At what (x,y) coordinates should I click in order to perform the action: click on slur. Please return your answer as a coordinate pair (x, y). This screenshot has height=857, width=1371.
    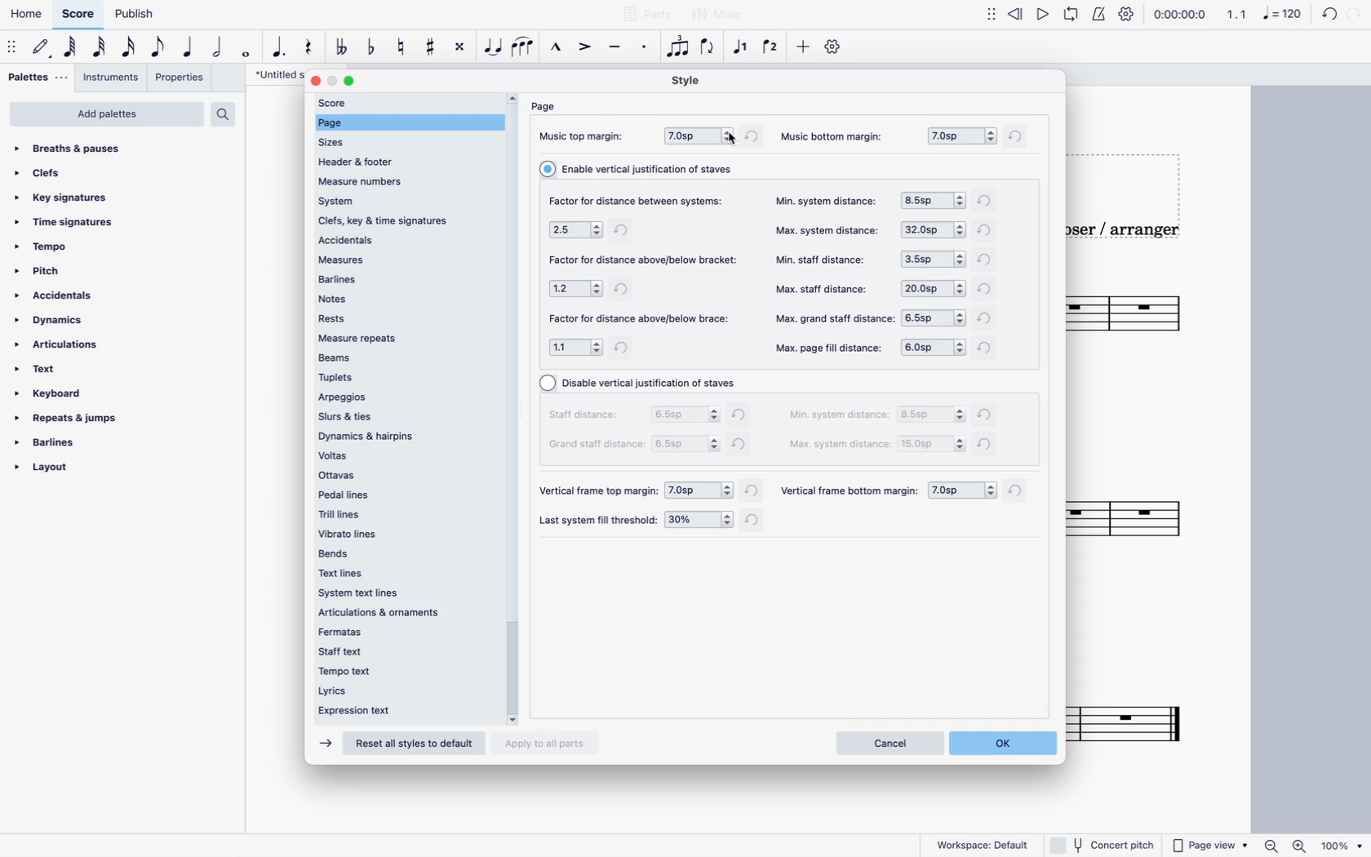
    Looking at the image, I should click on (526, 51).